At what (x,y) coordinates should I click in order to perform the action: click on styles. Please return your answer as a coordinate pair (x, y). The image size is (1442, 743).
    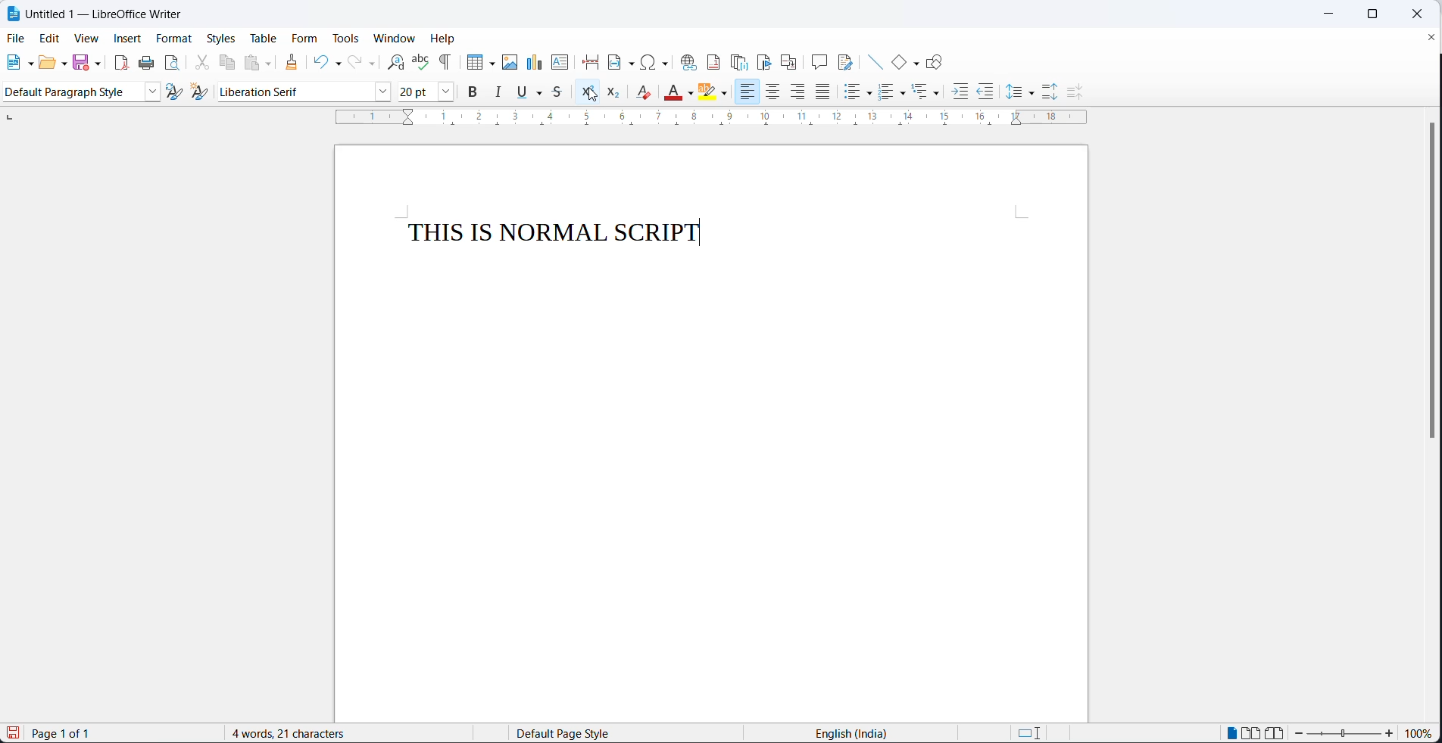
    Looking at the image, I should click on (220, 38).